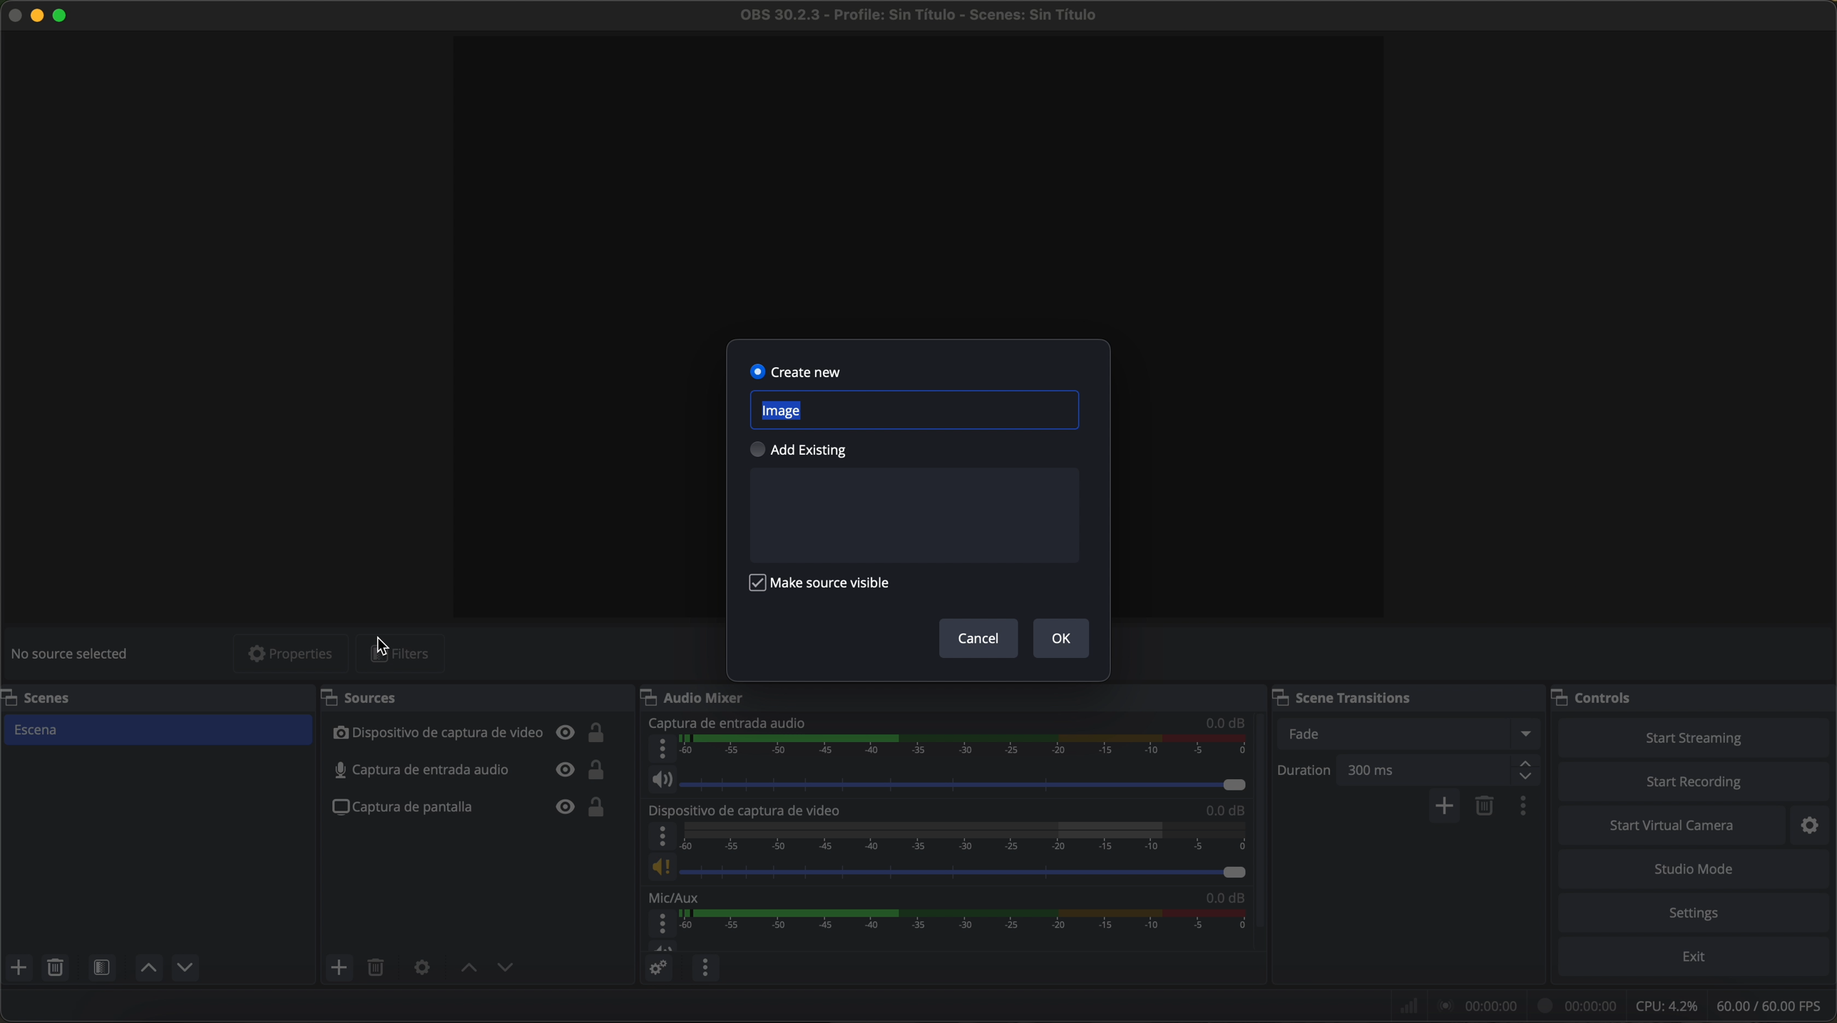  Describe the element at coordinates (470, 770) in the screenshot. I see `audio input capture` at that location.